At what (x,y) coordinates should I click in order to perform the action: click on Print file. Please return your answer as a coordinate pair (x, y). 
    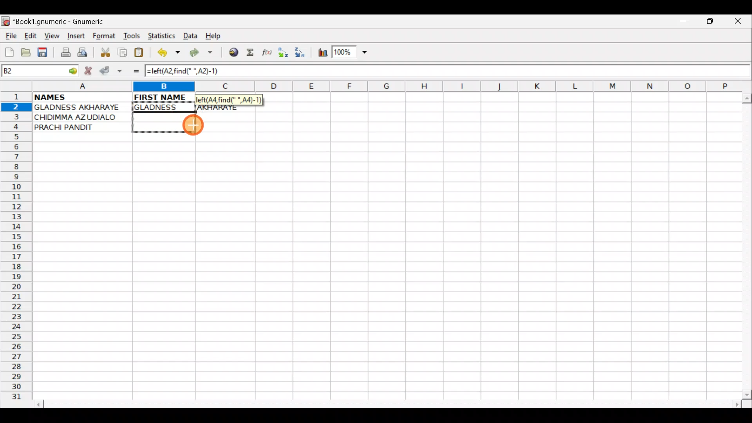
    Looking at the image, I should click on (63, 53).